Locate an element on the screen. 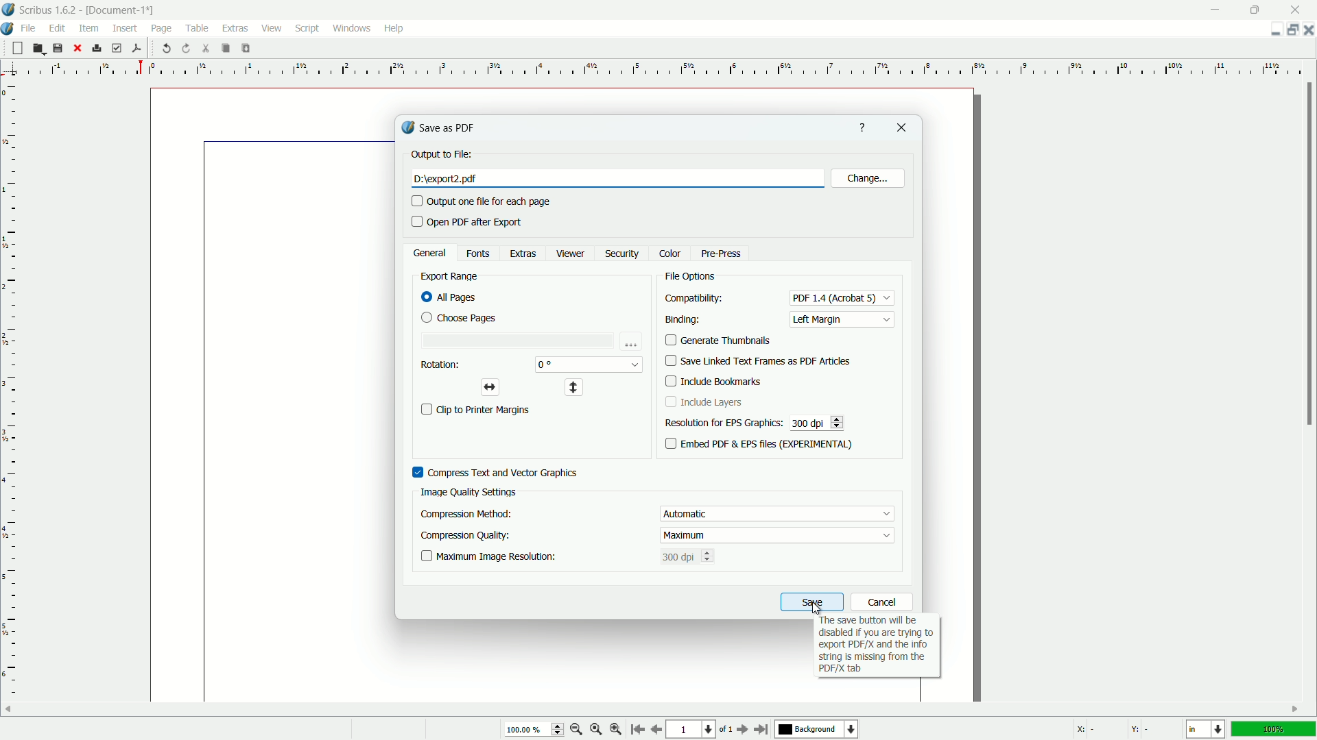  app icon is located at coordinates (406, 127).